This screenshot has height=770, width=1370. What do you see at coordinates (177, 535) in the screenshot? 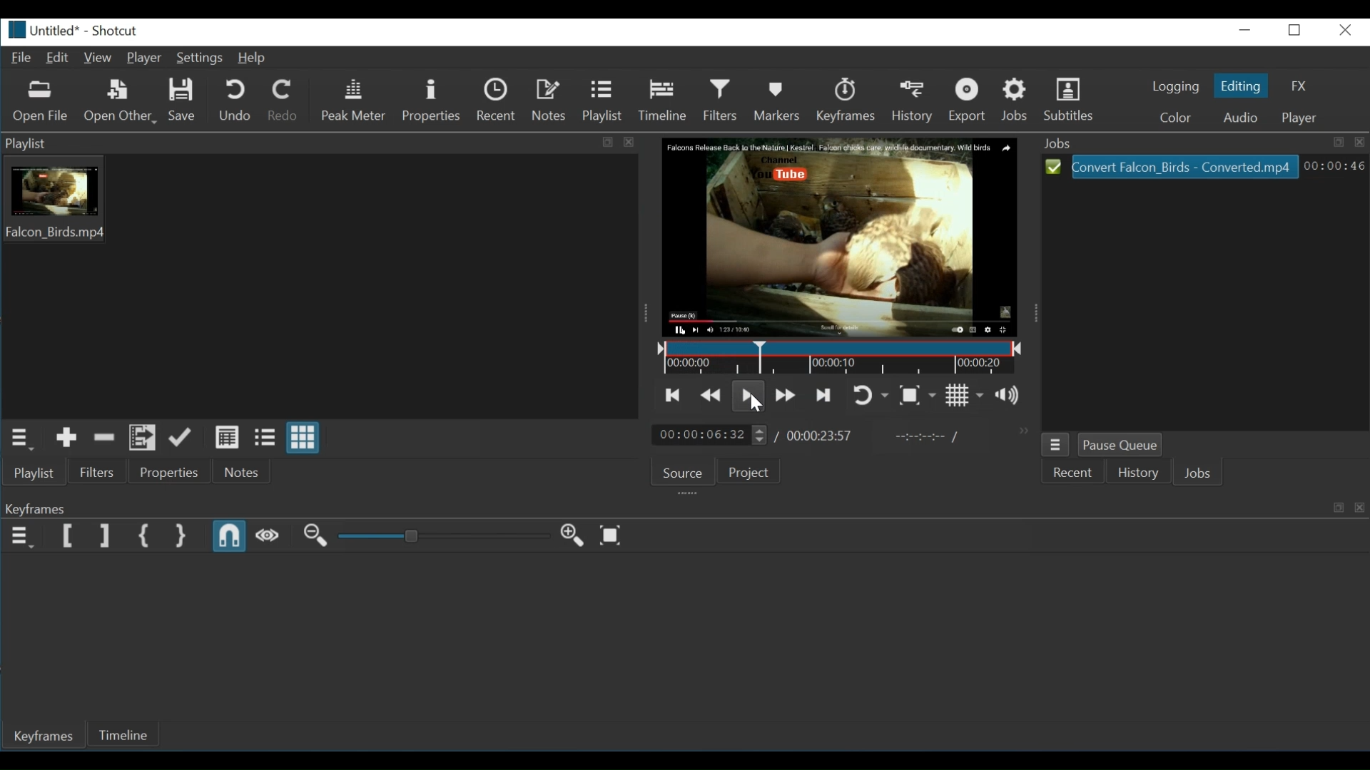
I see `Set Second Simple Keyframe` at bounding box center [177, 535].